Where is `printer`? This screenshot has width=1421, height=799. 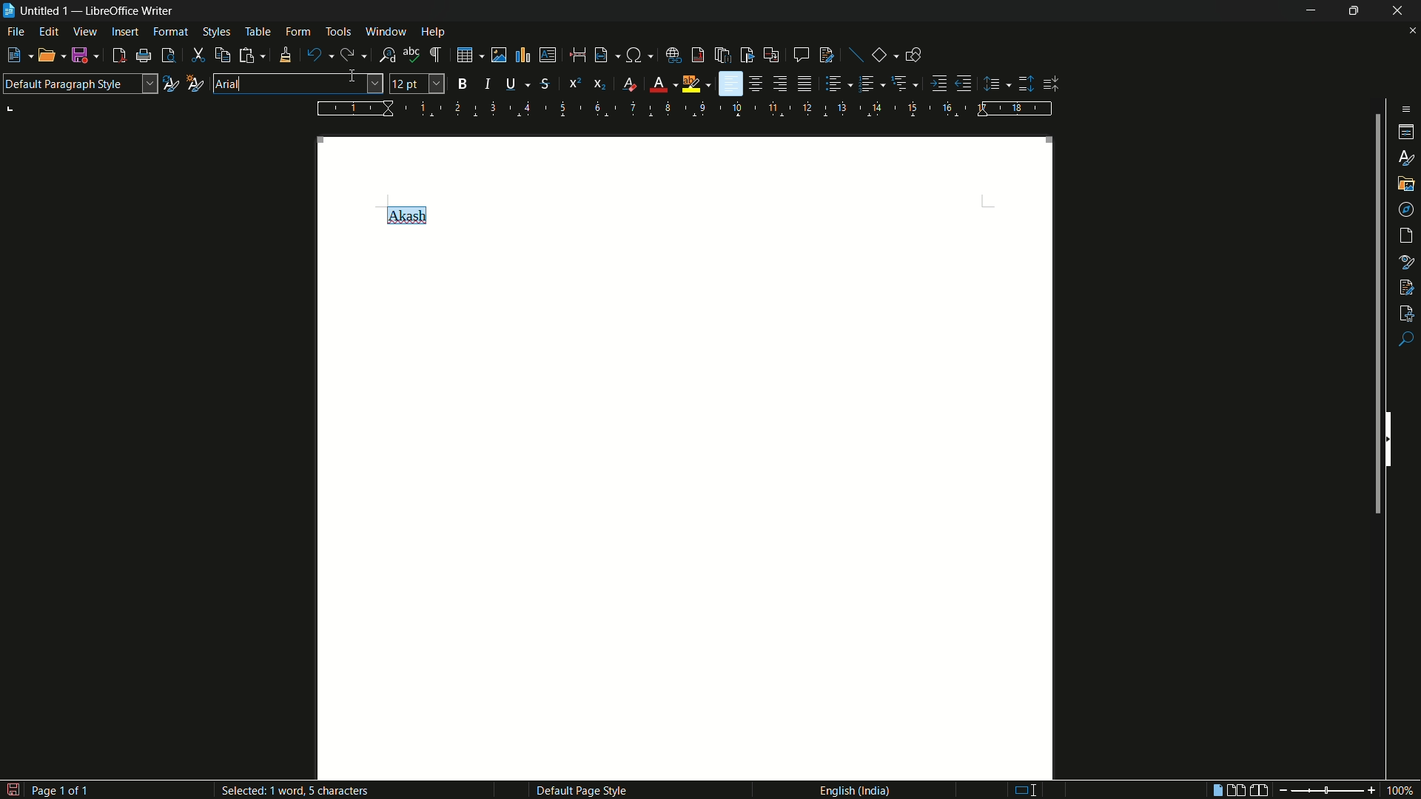 printer is located at coordinates (144, 56).